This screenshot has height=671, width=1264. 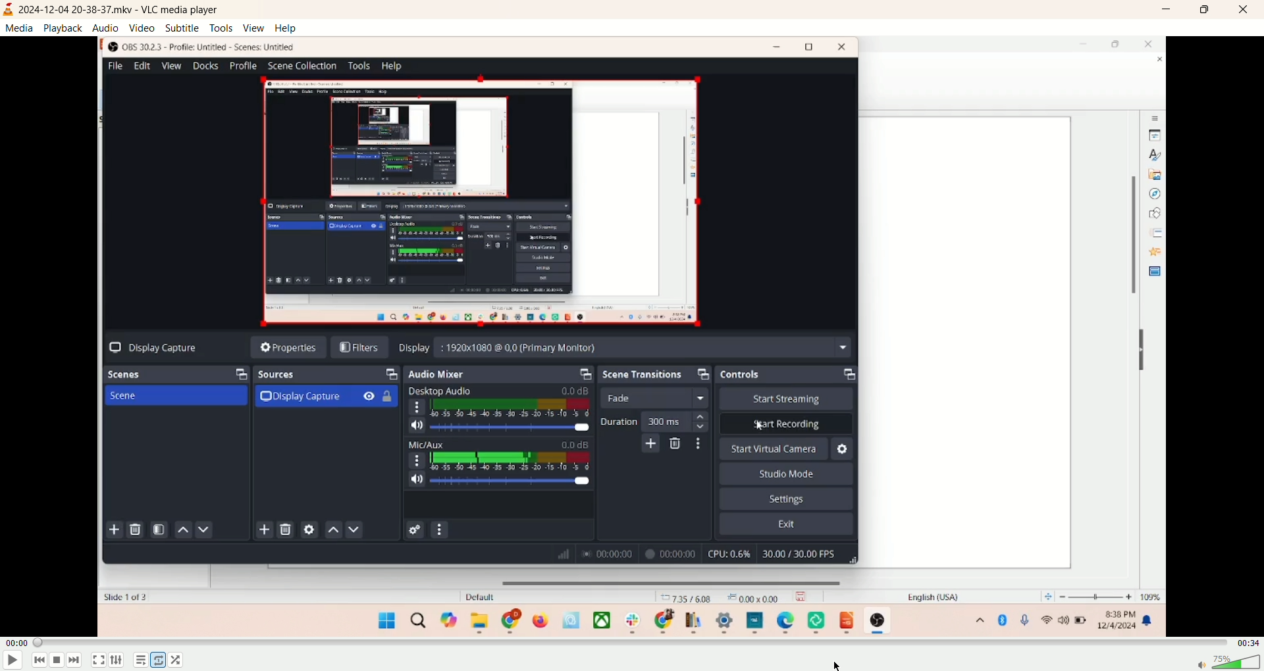 What do you see at coordinates (1246, 9) in the screenshot?
I see `close` at bounding box center [1246, 9].